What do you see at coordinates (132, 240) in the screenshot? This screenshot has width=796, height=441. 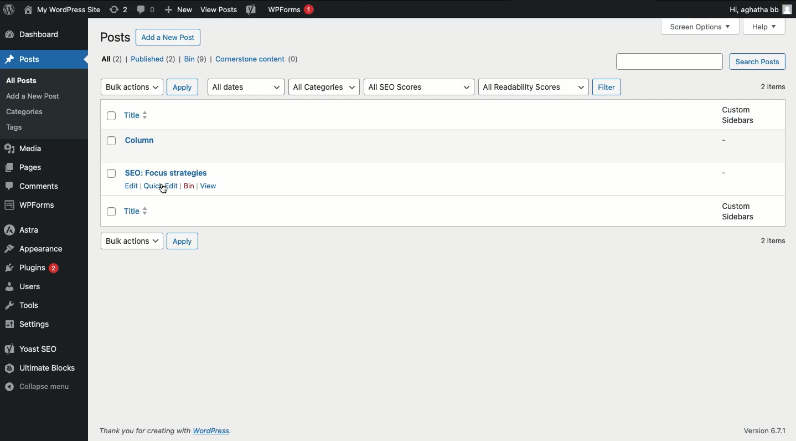 I see `Bulk actions` at bounding box center [132, 240].